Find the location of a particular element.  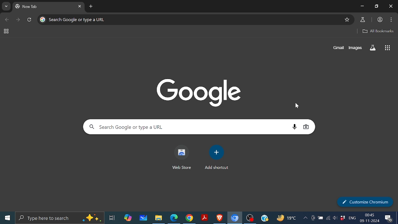

Language is located at coordinates (352, 217).